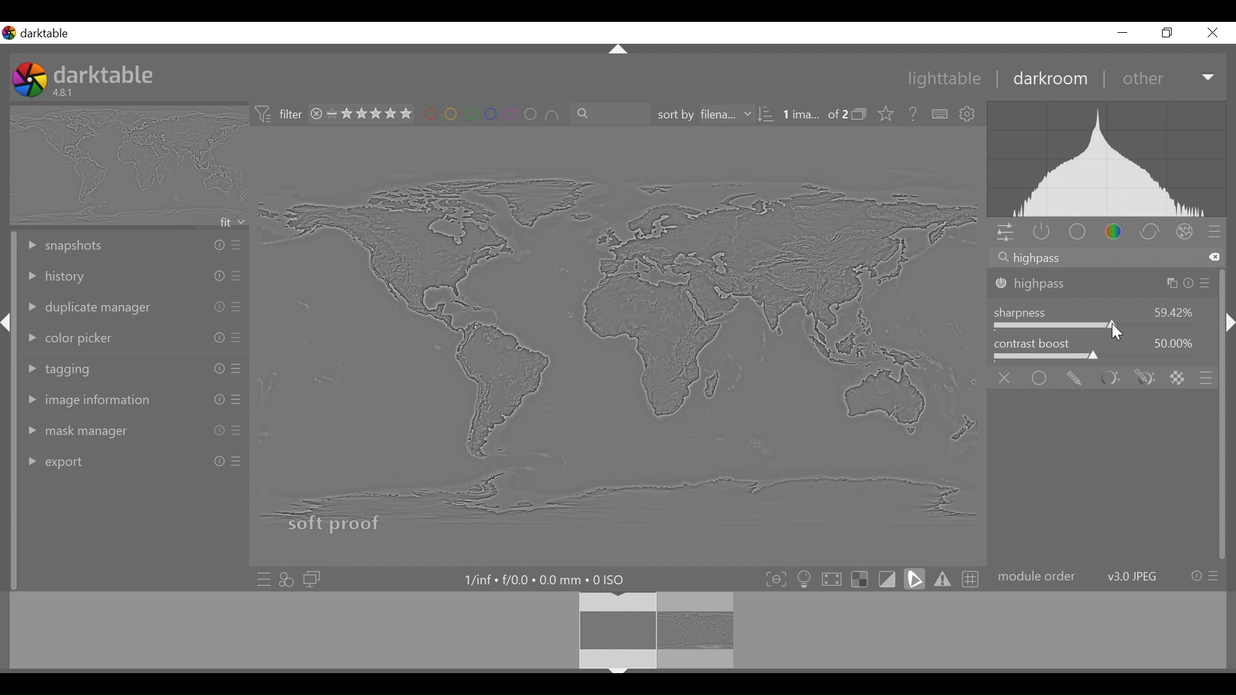 This screenshot has width=1236, height=695. Describe the element at coordinates (1053, 81) in the screenshot. I see `darkroom` at that location.